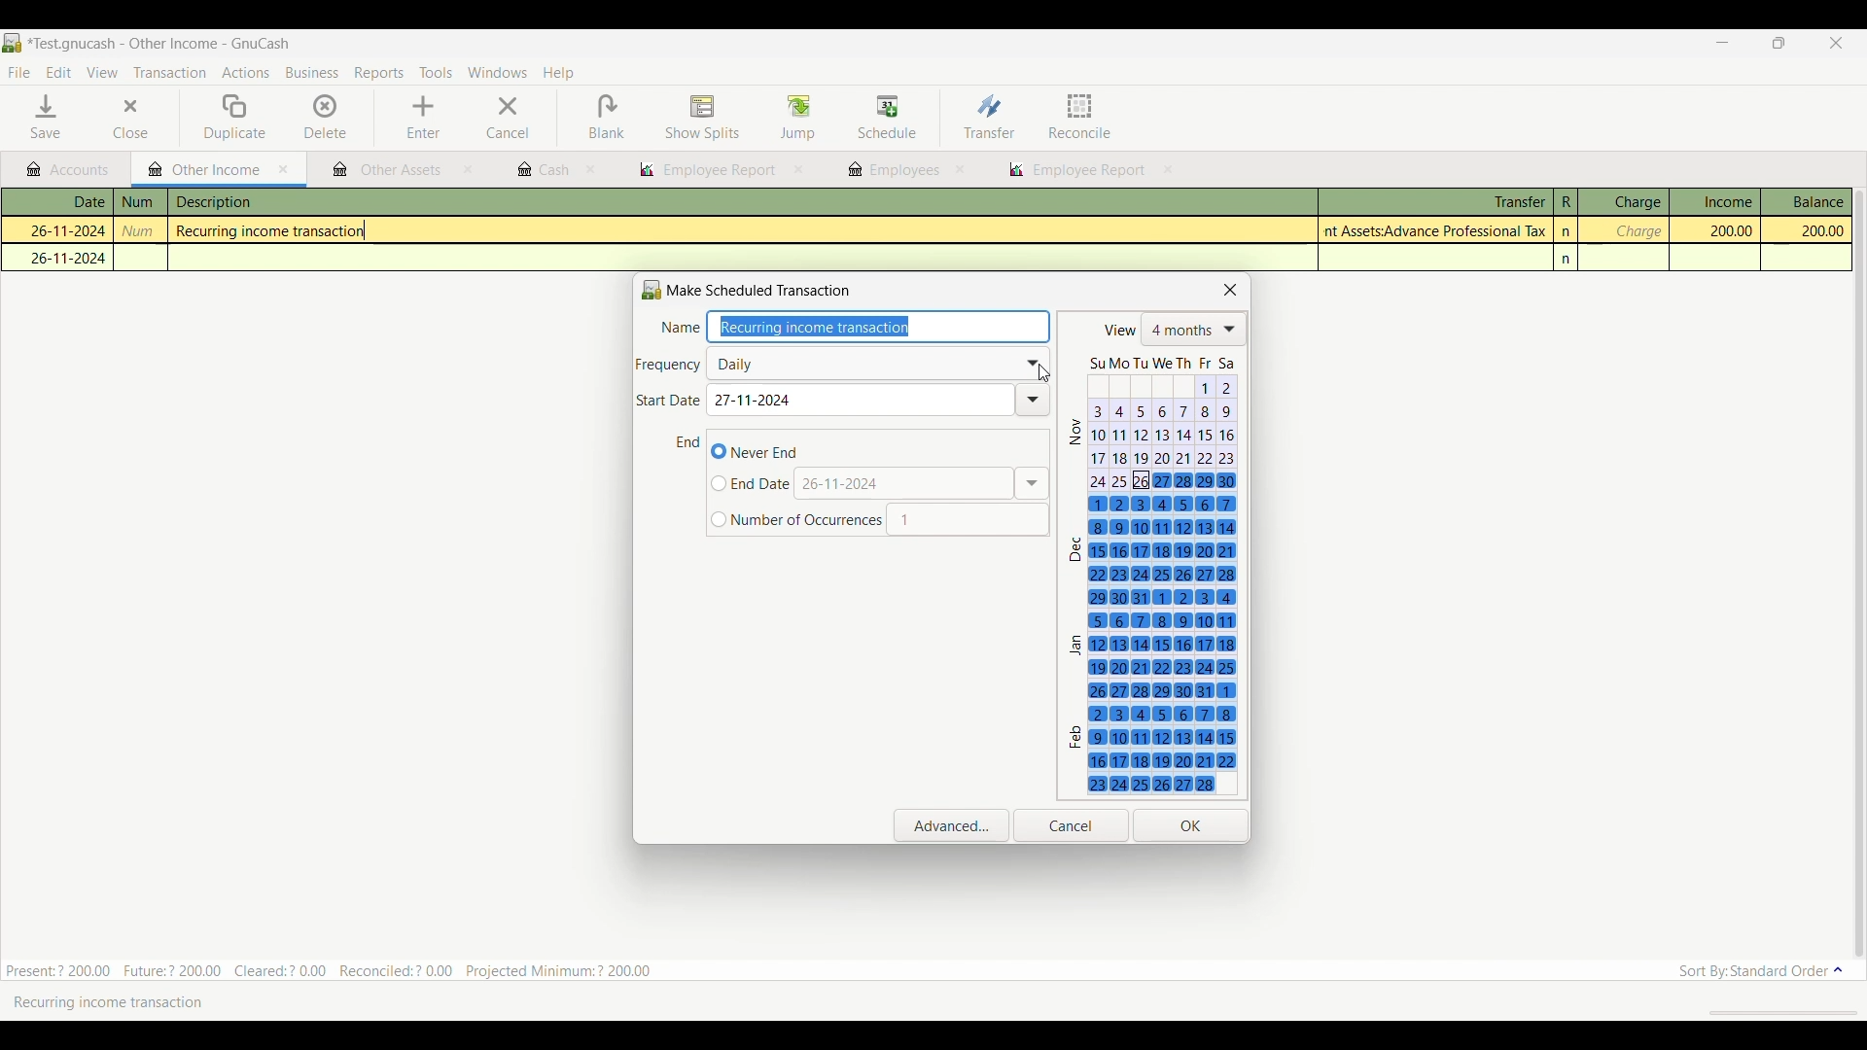  I want to click on Transaction menu, so click(169, 73).